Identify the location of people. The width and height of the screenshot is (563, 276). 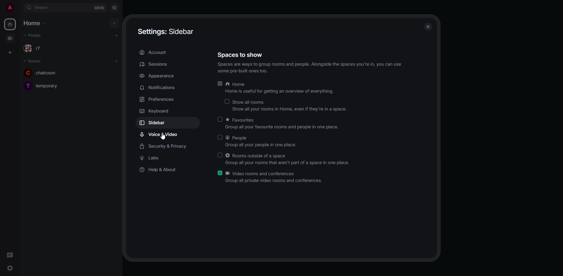
(262, 141).